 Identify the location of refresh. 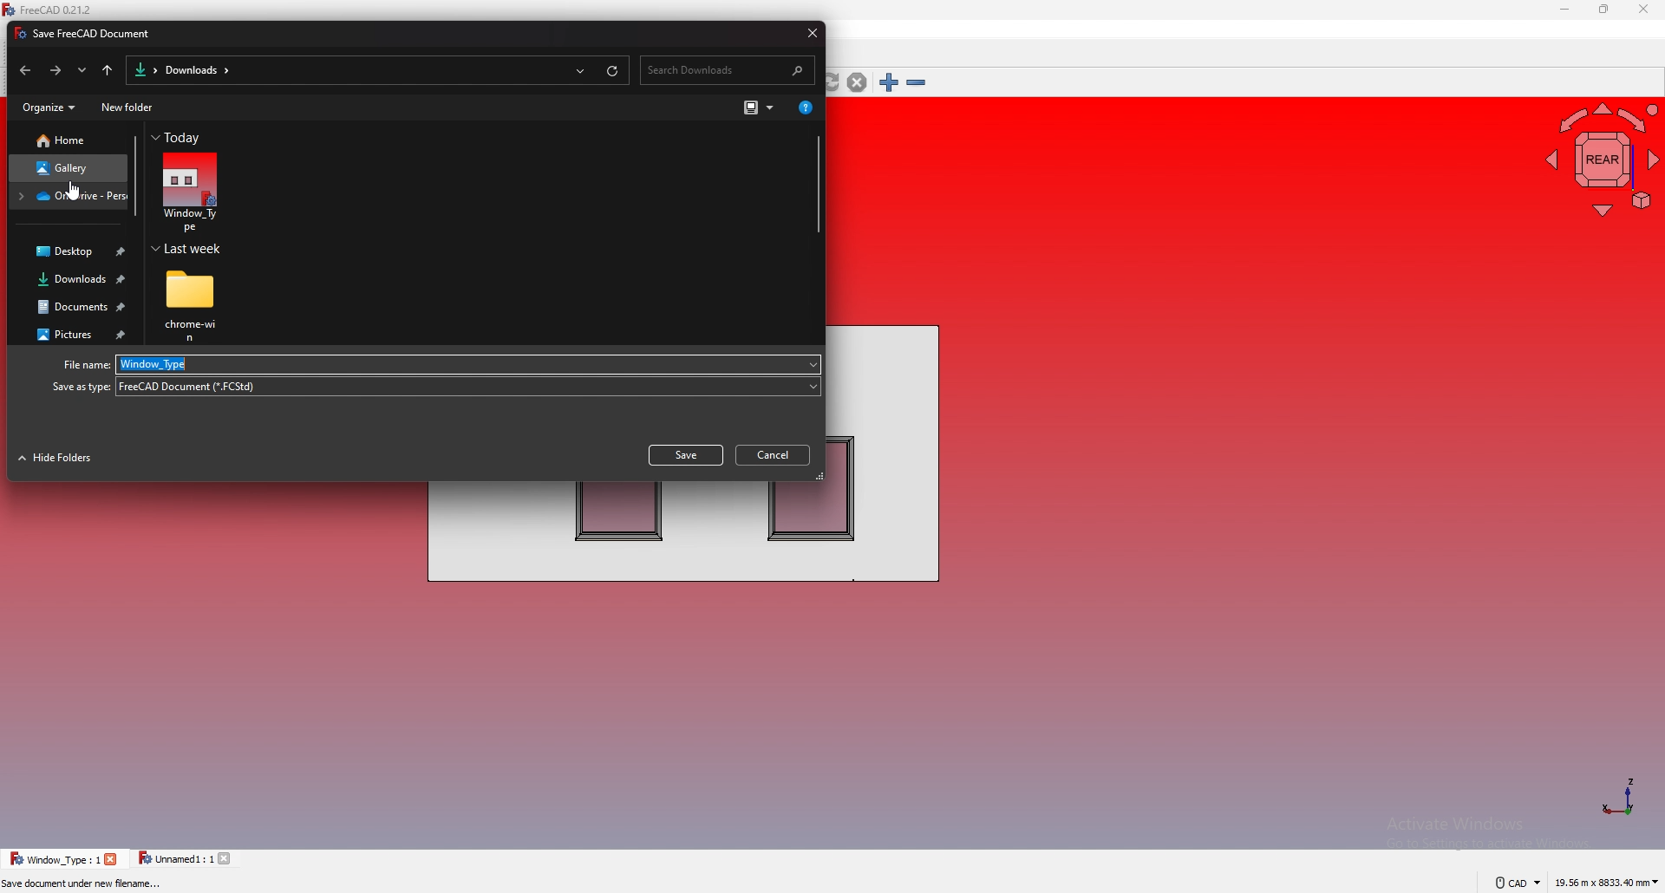
(613, 68).